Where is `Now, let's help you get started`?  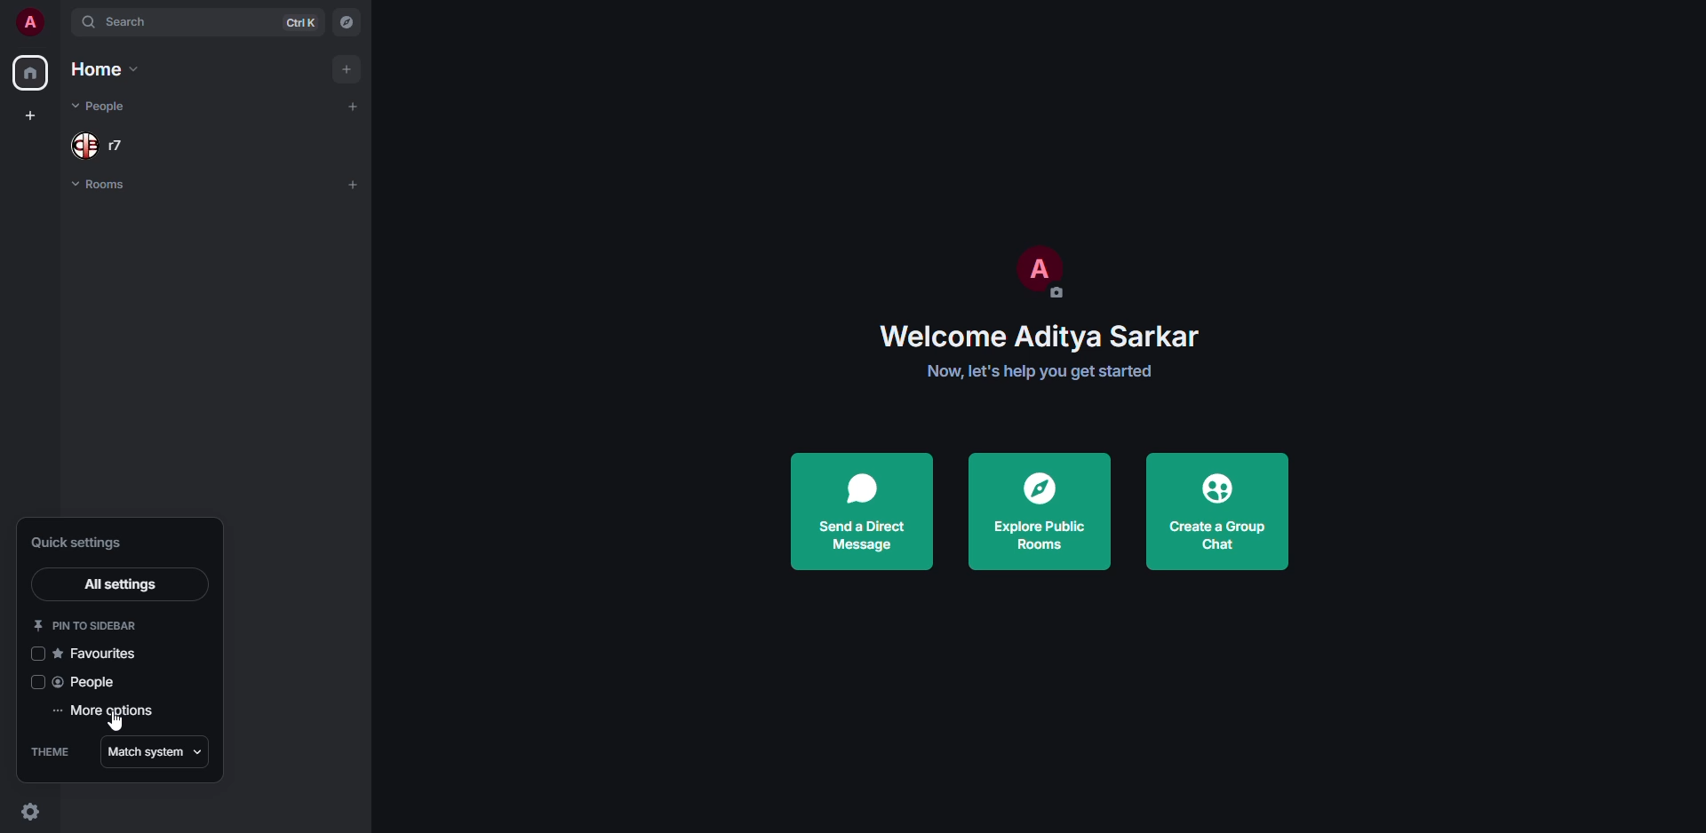
Now, let's help you get started is located at coordinates (1036, 374).